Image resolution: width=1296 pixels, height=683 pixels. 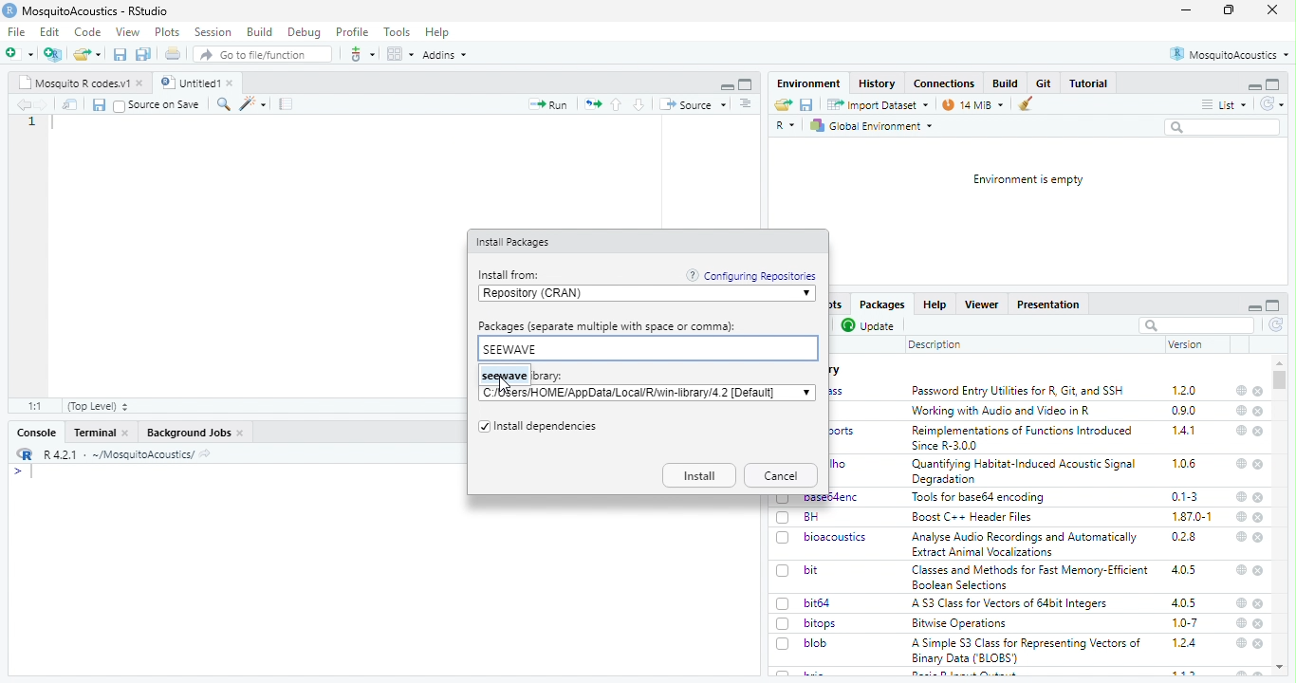 I want to click on 1870-1, so click(x=1193, y=517).